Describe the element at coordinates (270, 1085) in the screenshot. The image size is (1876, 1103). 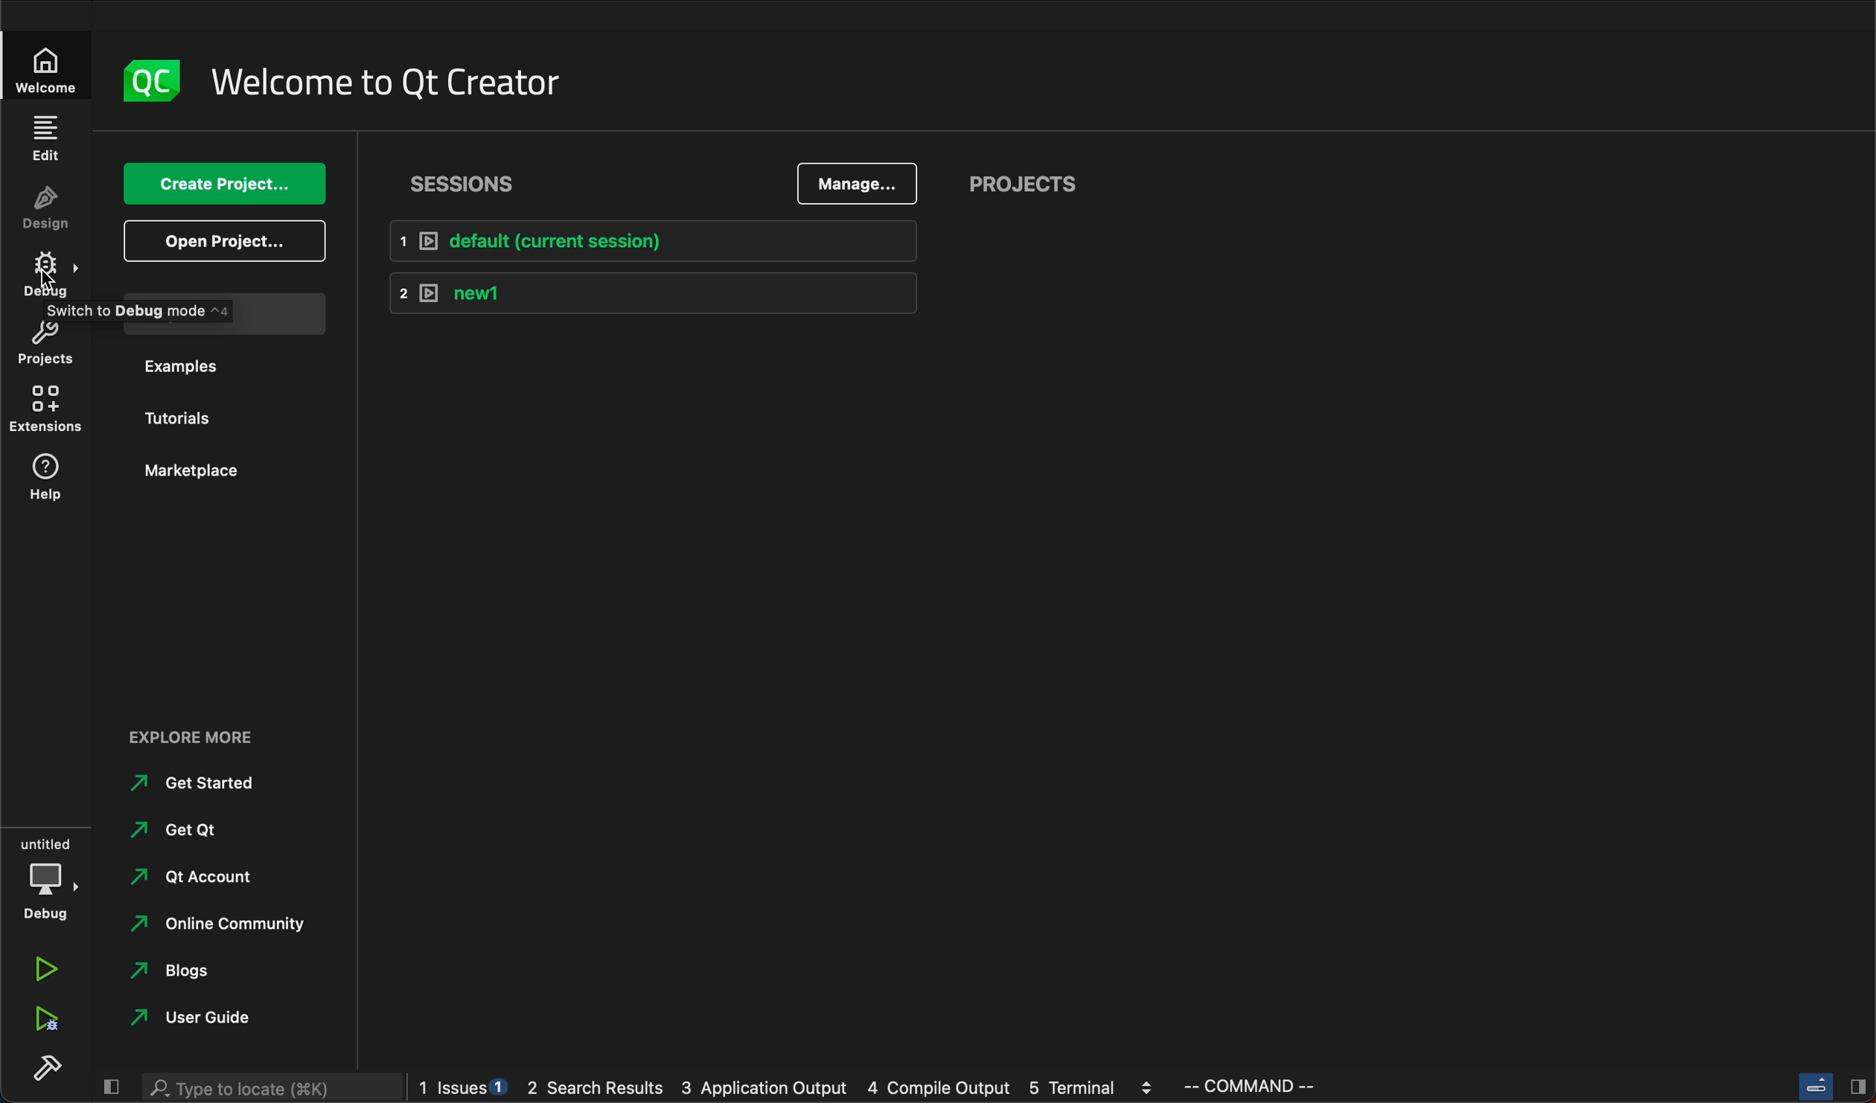
I see `search` at that location.